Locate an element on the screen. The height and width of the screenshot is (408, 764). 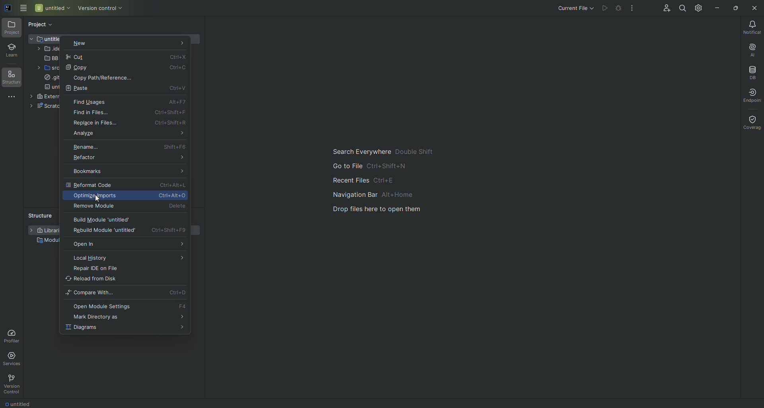
Code With Me is located at coordinates (662, 8).